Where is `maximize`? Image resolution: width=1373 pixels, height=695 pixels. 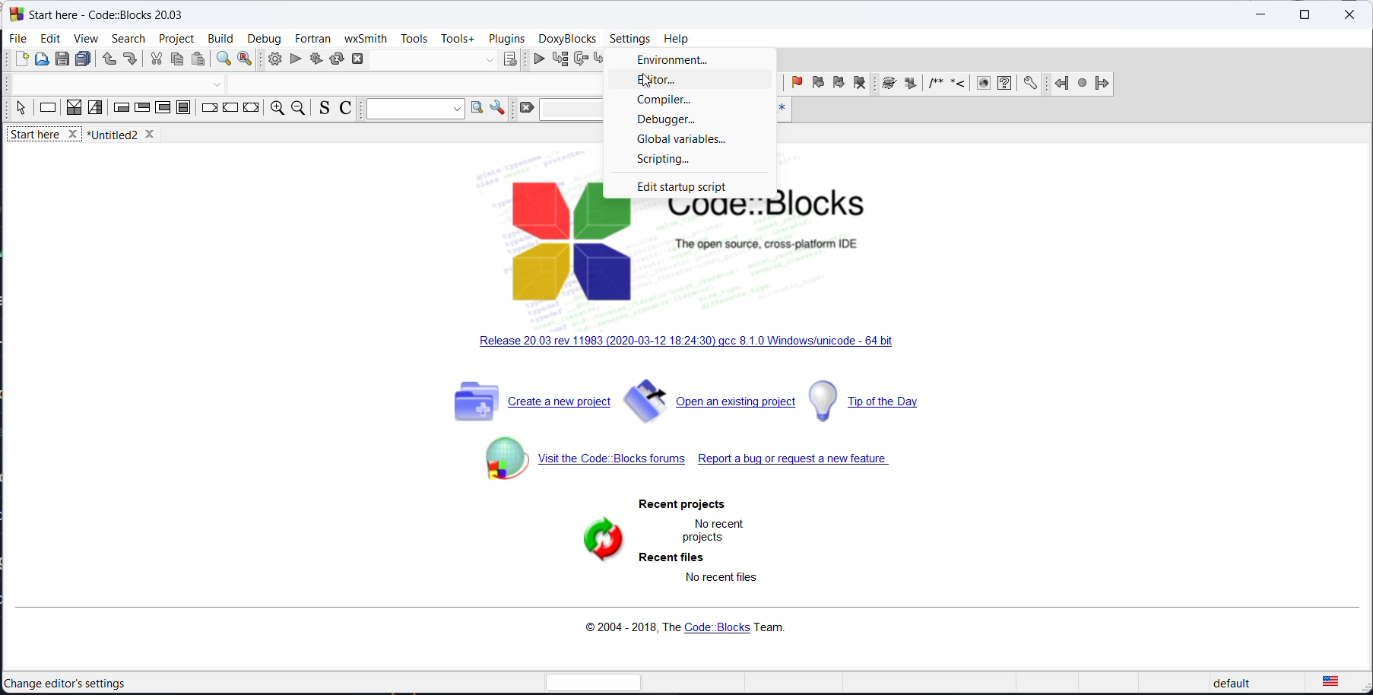 maximize is located at coordinates (1303, 15).